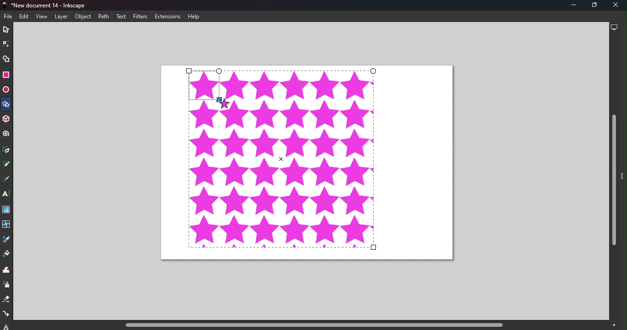 This screenshot has width=627, height=330. I want to click on Extensions, so click(169, 16).